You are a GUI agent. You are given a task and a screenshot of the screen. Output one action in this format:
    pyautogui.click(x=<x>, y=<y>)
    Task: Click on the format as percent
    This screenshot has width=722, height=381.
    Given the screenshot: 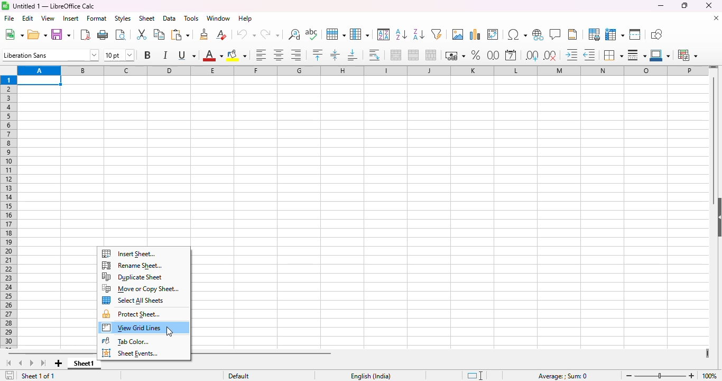 What is the action you would take?
    pyautogui.click(x=476, y=54)
    